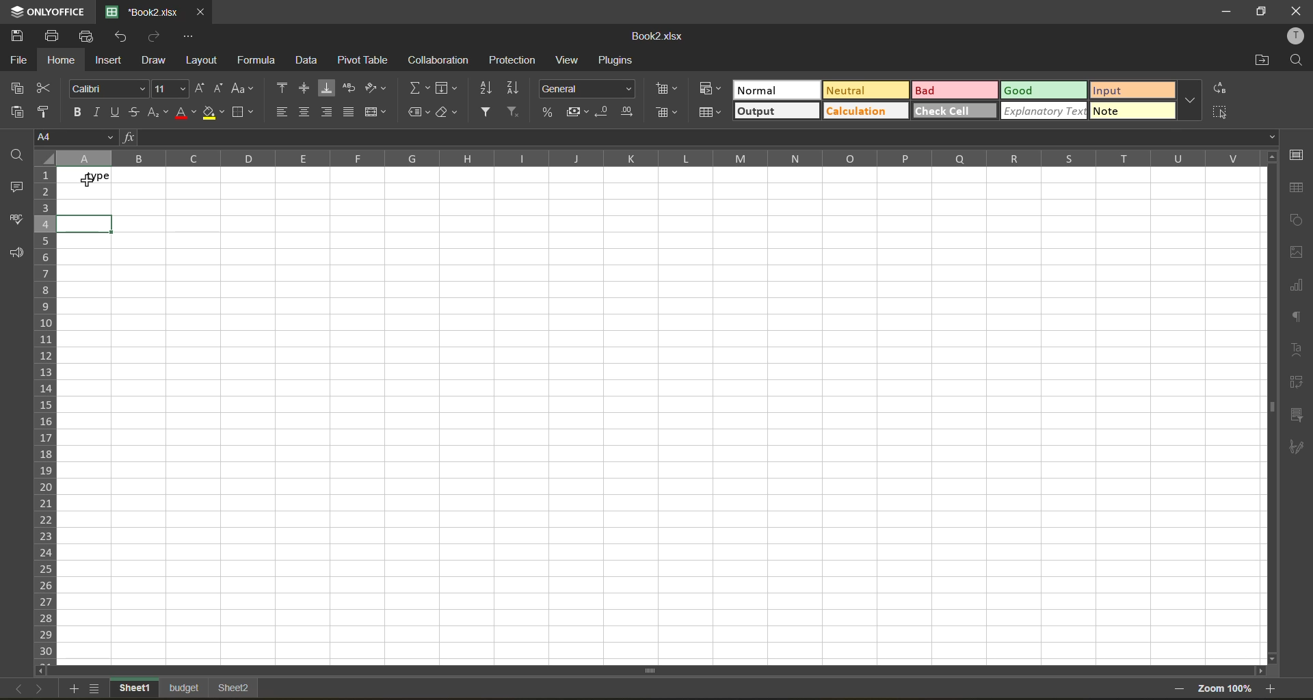 This screenshot has width=1313, height=700. What do you see at coordinates (18, 157) in the screenshot?
I see `find` at bounding box center [18, 157].